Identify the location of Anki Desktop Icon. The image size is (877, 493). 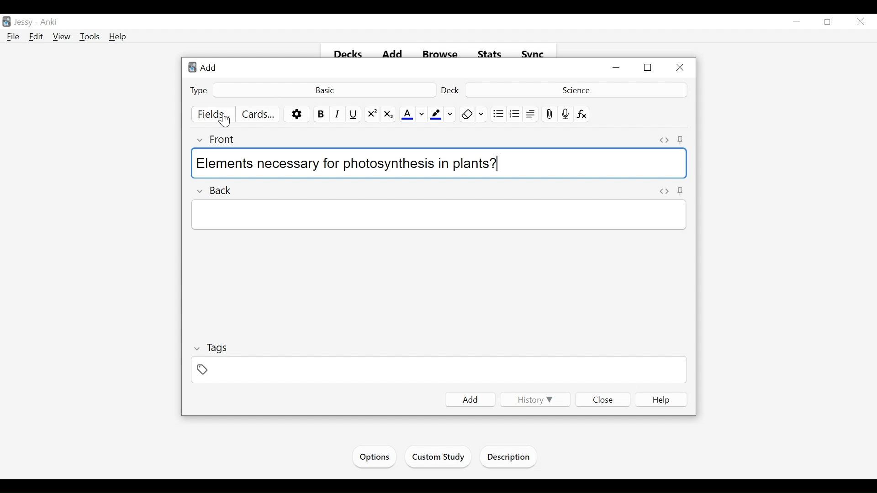
(6, 22).